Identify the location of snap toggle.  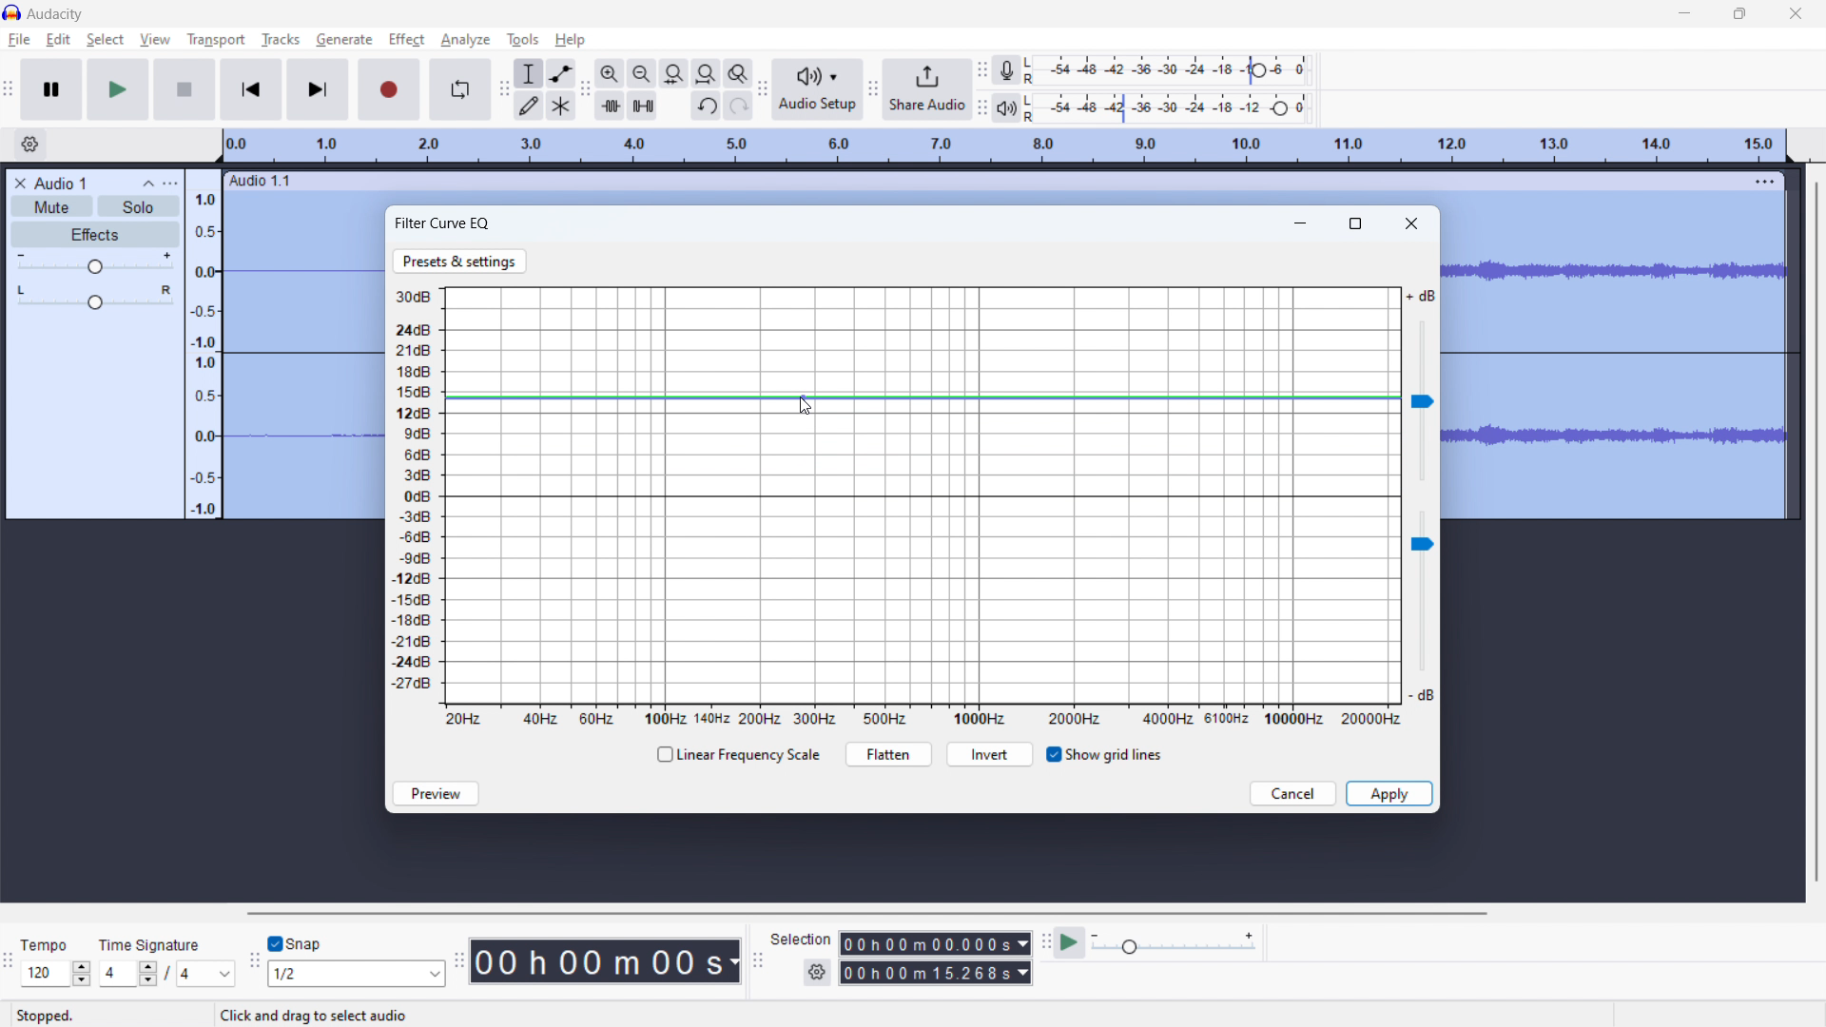
(296, 942).